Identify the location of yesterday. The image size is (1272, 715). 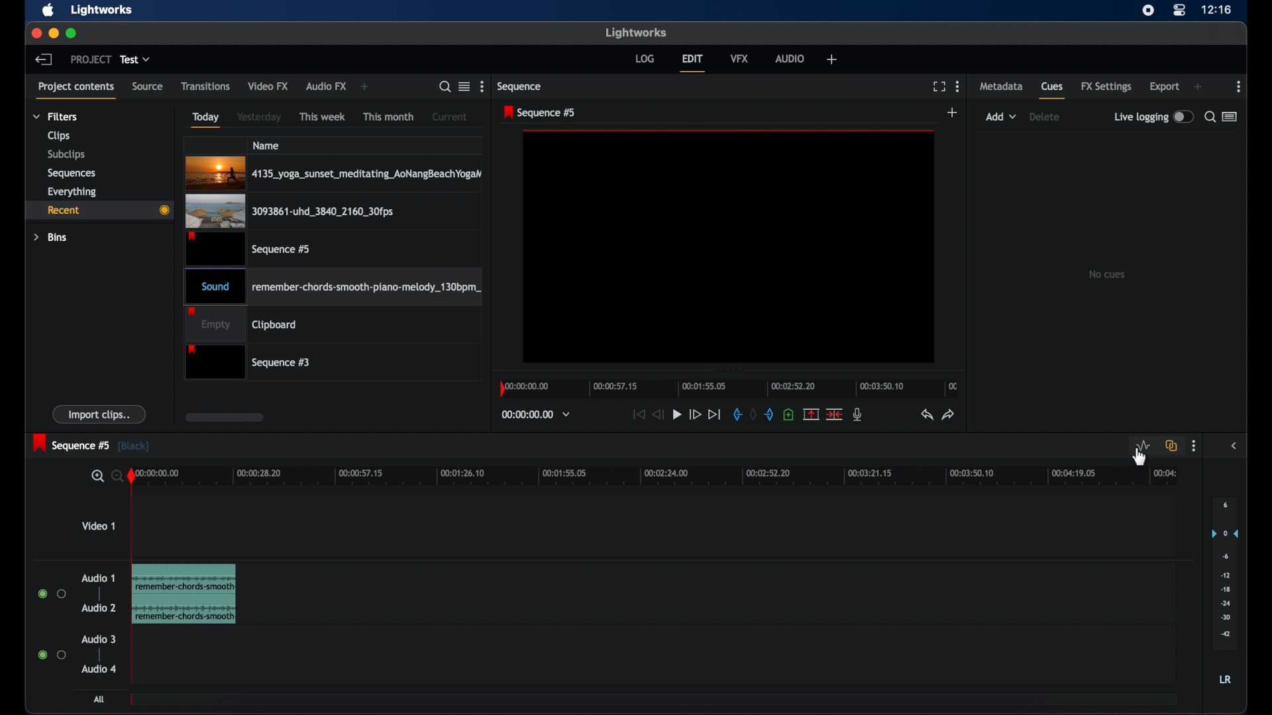
(259, 117).